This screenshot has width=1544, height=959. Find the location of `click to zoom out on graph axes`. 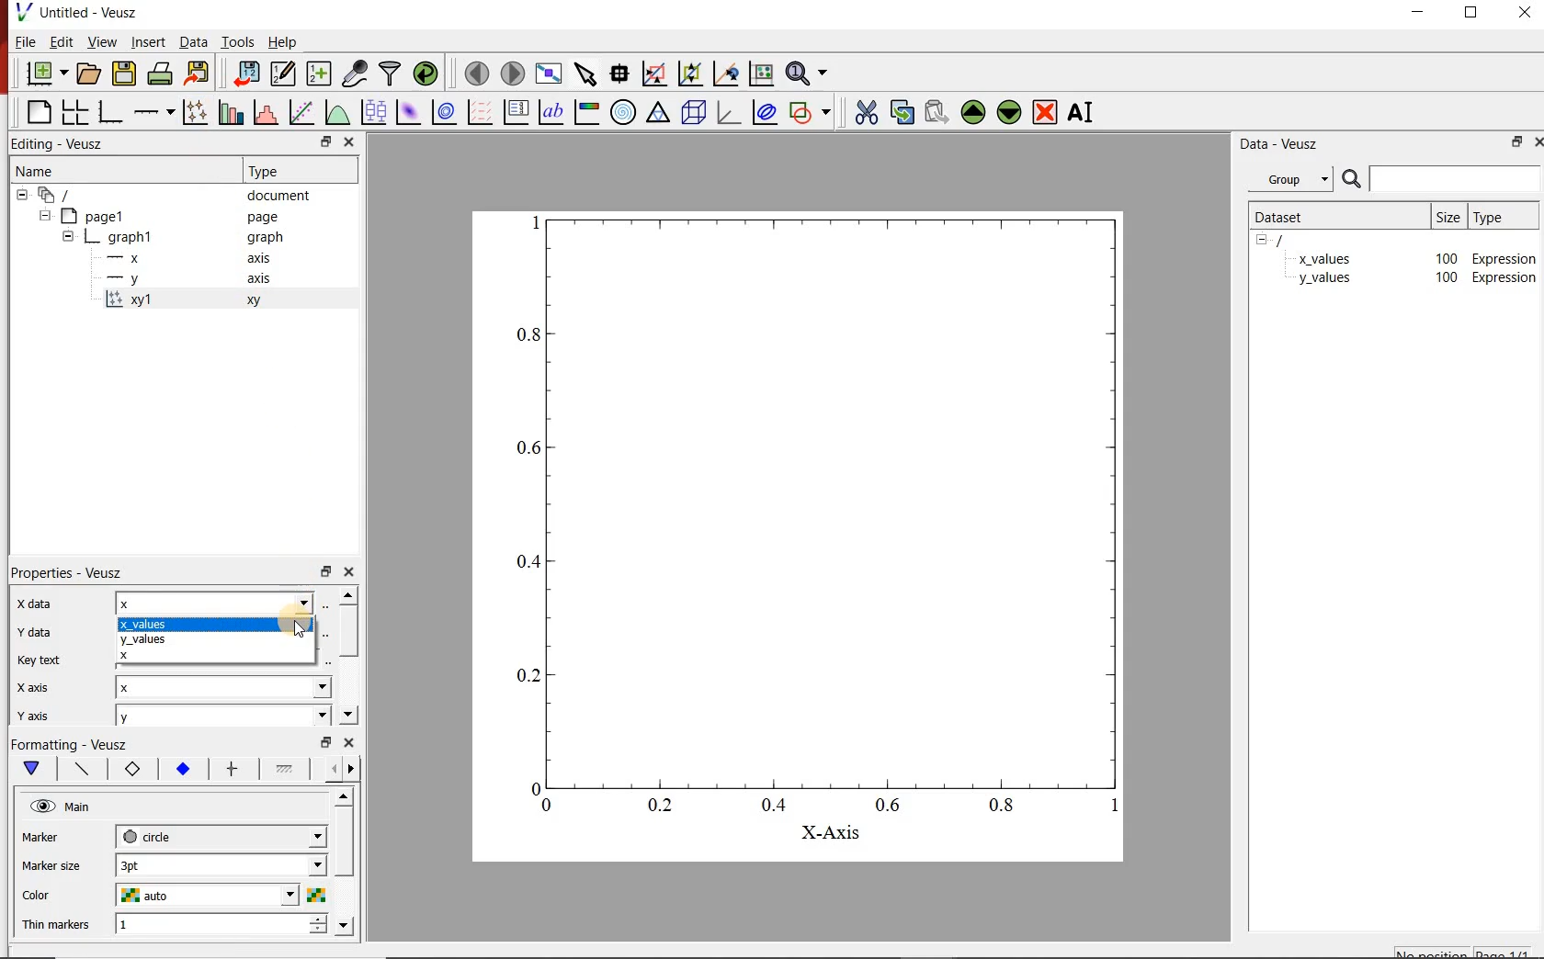

click to zoom out on graph axes is located at coordinates (687, 74).